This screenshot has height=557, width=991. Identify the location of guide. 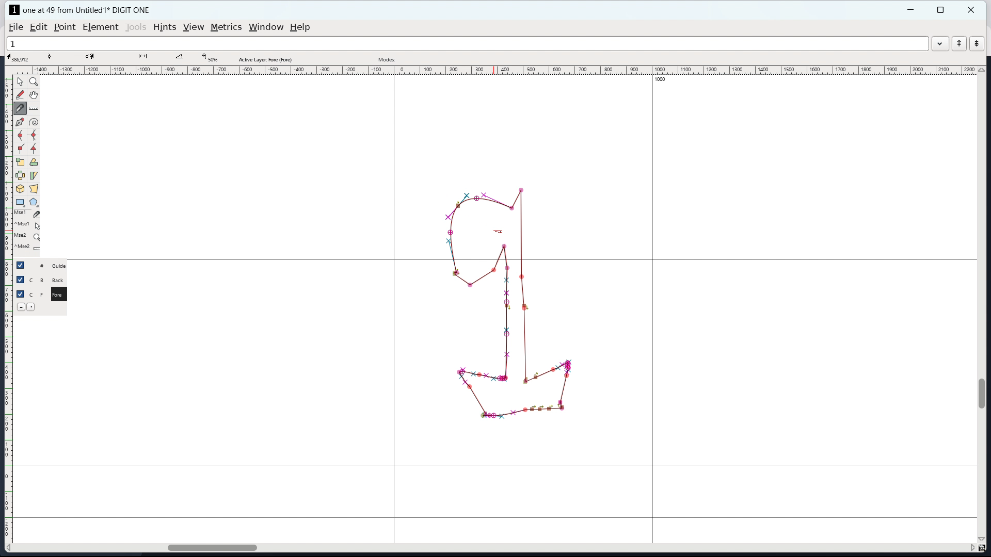
(62, 266).